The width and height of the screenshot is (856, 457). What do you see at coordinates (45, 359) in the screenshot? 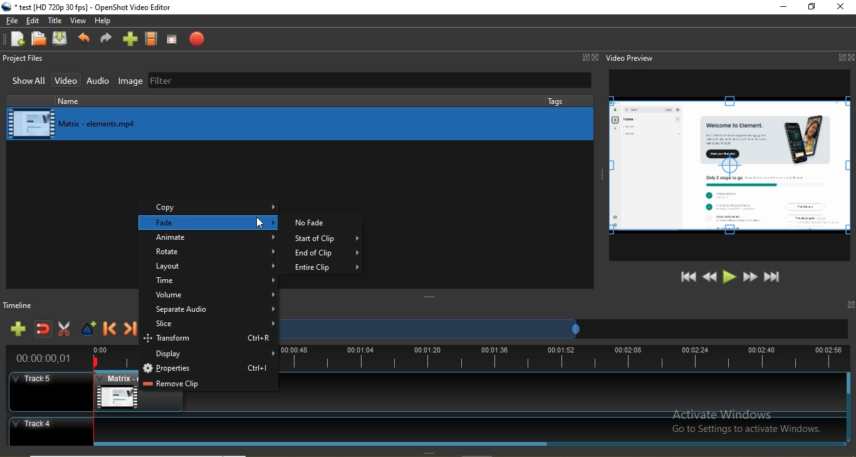
I see `time` at bounding box center [45, 359].